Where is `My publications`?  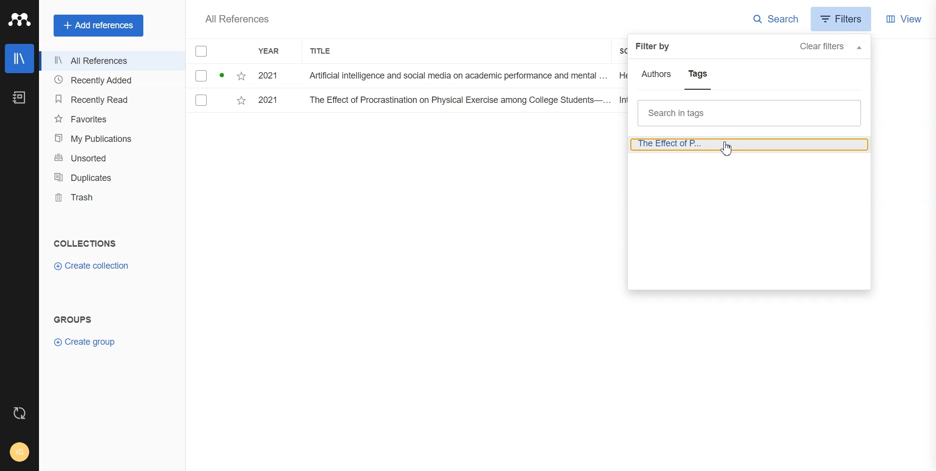
My publications is located at coordinates (106, 139).